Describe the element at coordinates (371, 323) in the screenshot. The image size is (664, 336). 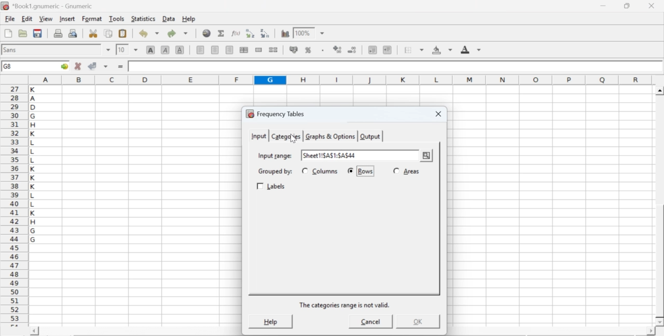
I see `cancel` at that location.